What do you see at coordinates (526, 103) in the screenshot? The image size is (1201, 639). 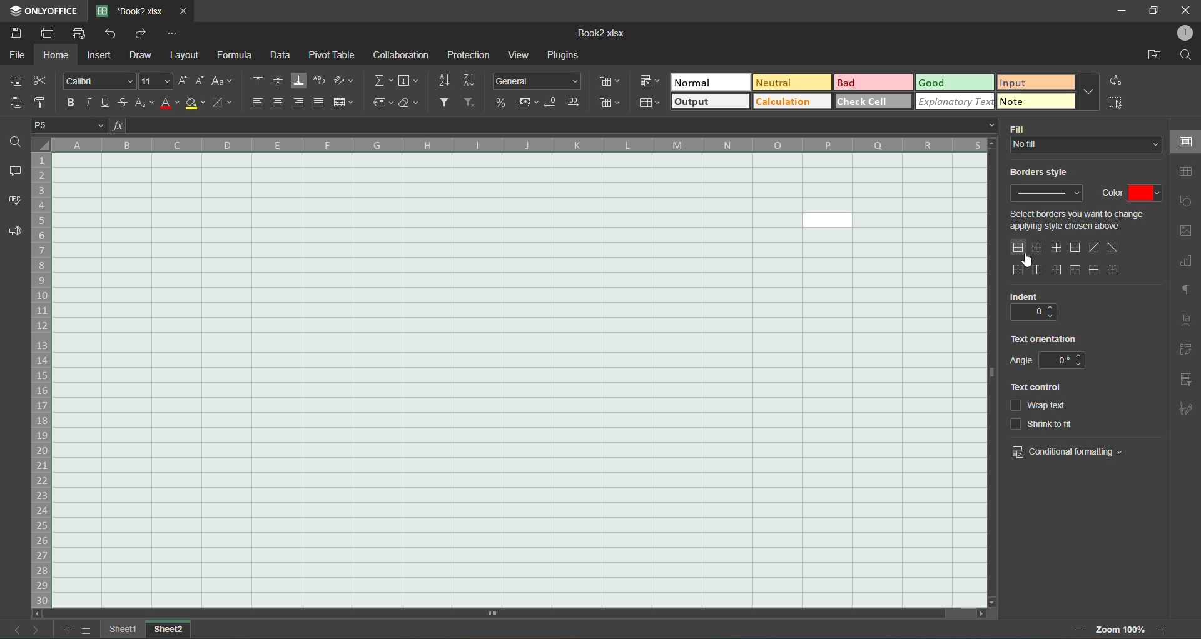 I see `accounting` at bounding box center [526, 103].